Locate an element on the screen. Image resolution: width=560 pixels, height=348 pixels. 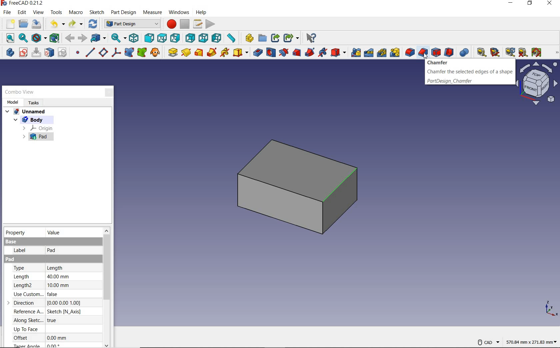
xyz view is located at coordinates (550, 308).